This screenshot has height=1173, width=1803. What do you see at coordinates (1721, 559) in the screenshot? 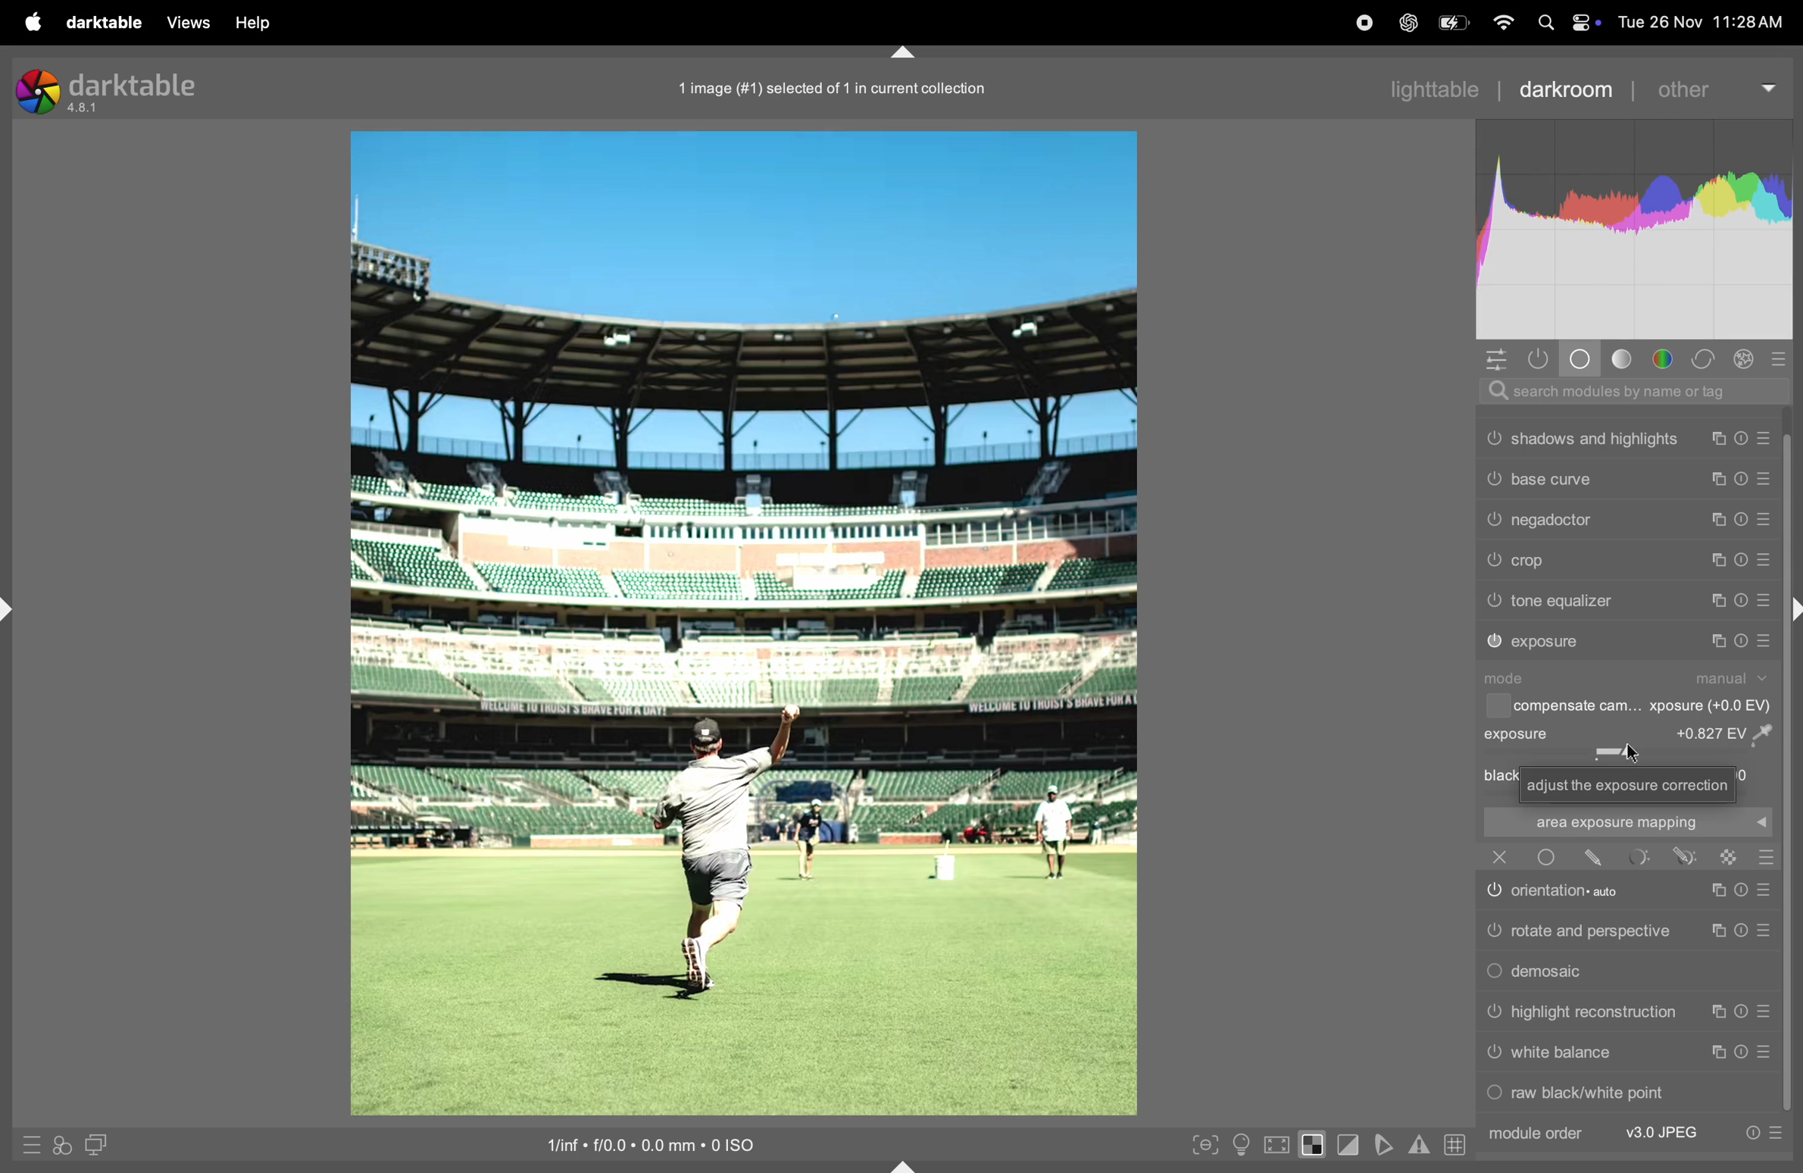
I see `copy` at bounding box center [1721, 559].